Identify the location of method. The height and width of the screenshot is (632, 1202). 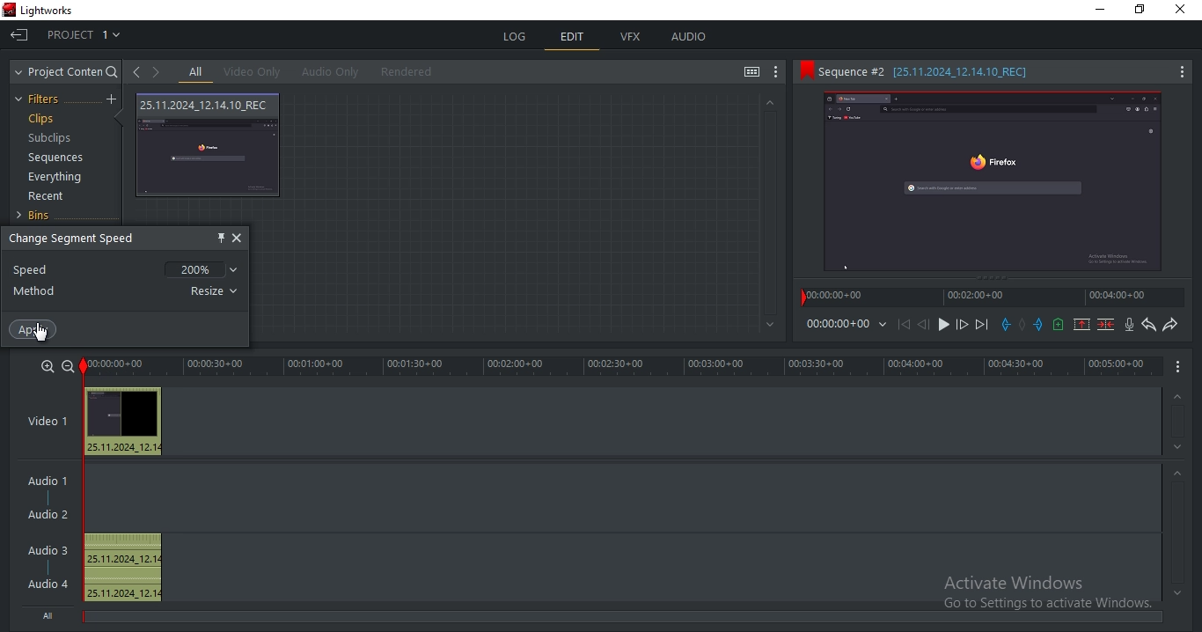
(37, 291).